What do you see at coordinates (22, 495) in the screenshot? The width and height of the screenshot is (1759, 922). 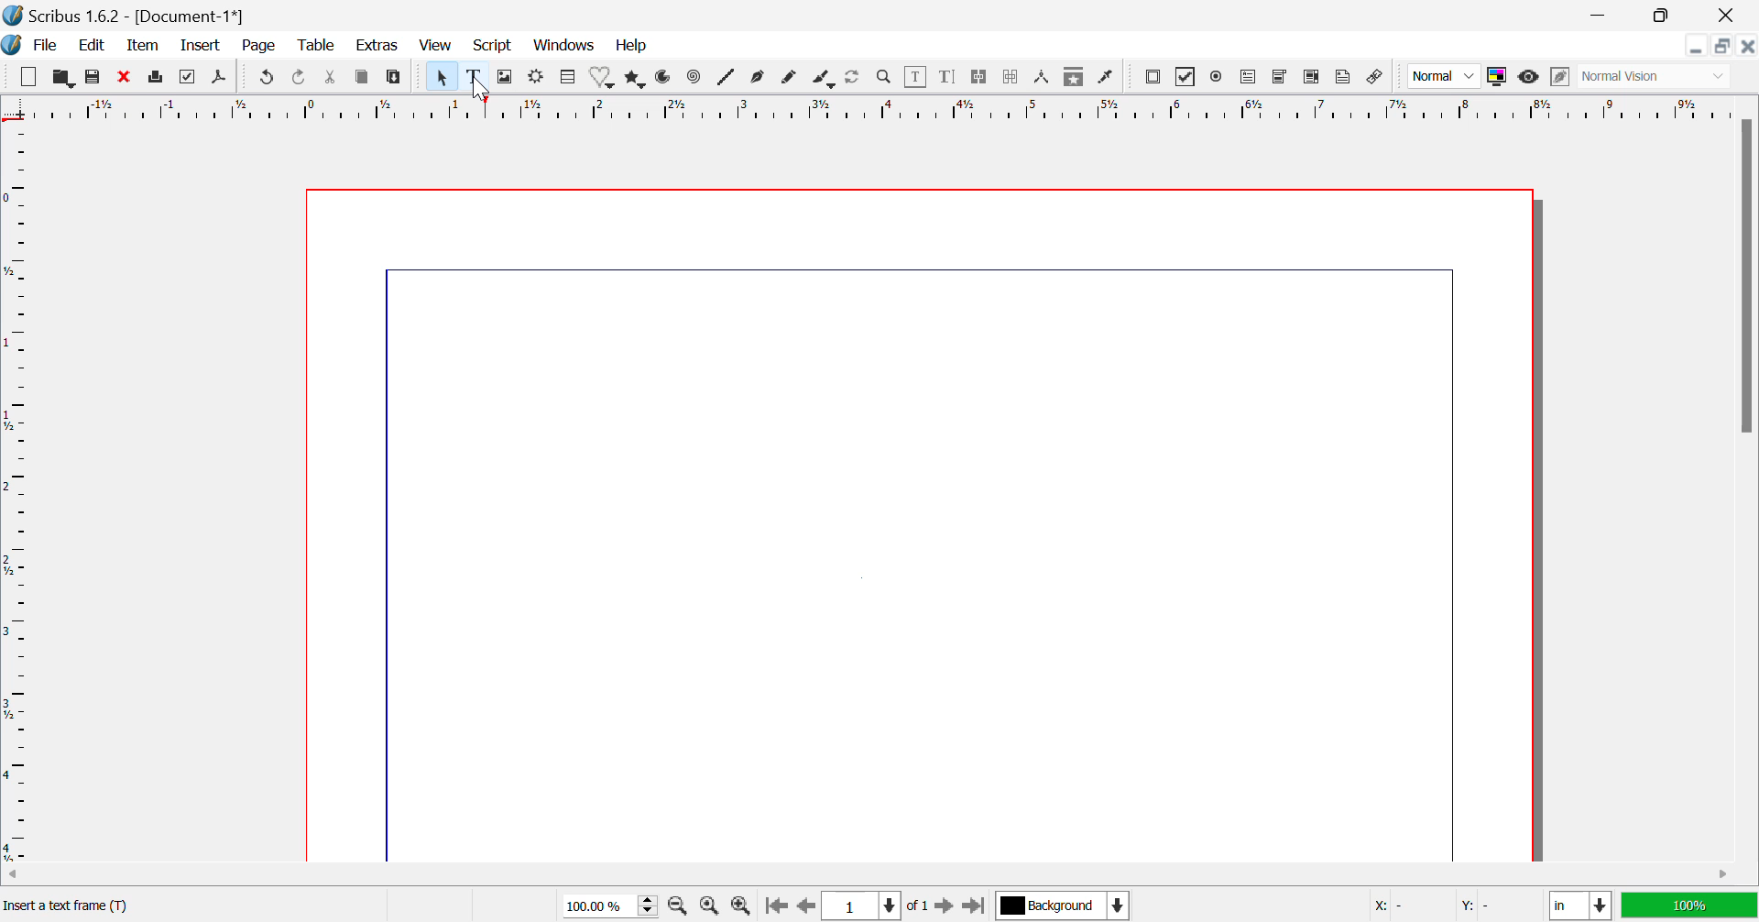 I see `Horizontal Page Margins` at bounding box center [22, 495].